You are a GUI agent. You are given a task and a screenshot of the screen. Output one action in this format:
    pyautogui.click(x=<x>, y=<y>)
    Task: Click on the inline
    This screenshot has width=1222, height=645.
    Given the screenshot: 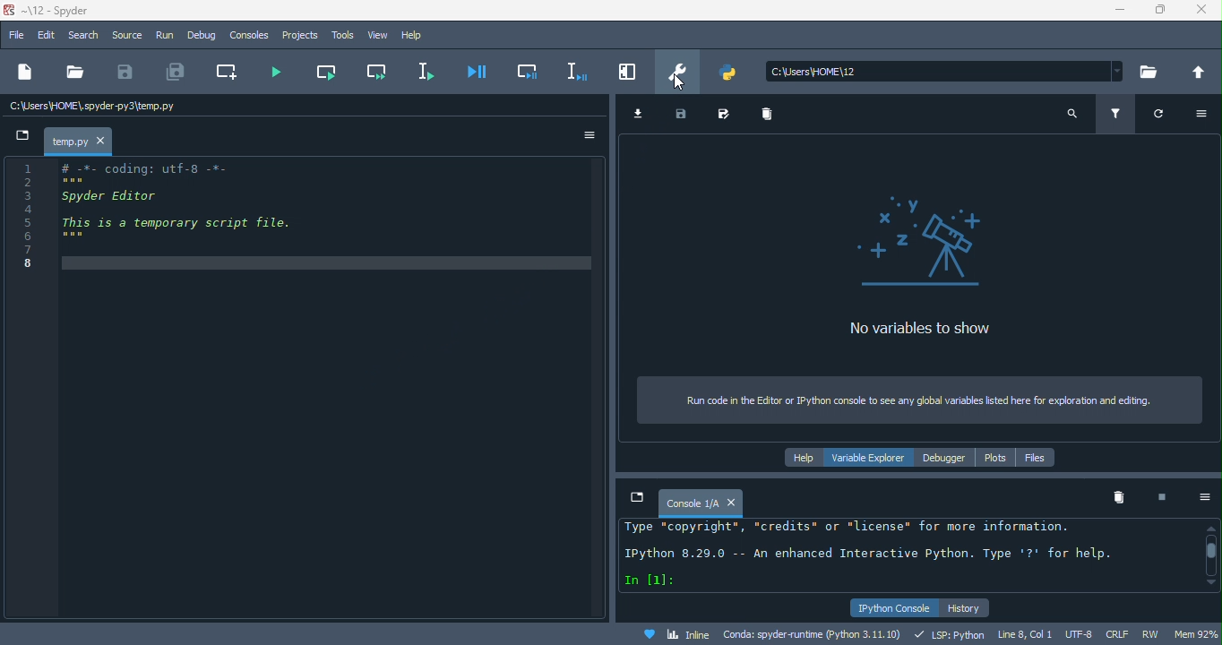 What is the action you would take?
    pyautogui.click(x=678, y=635)
    